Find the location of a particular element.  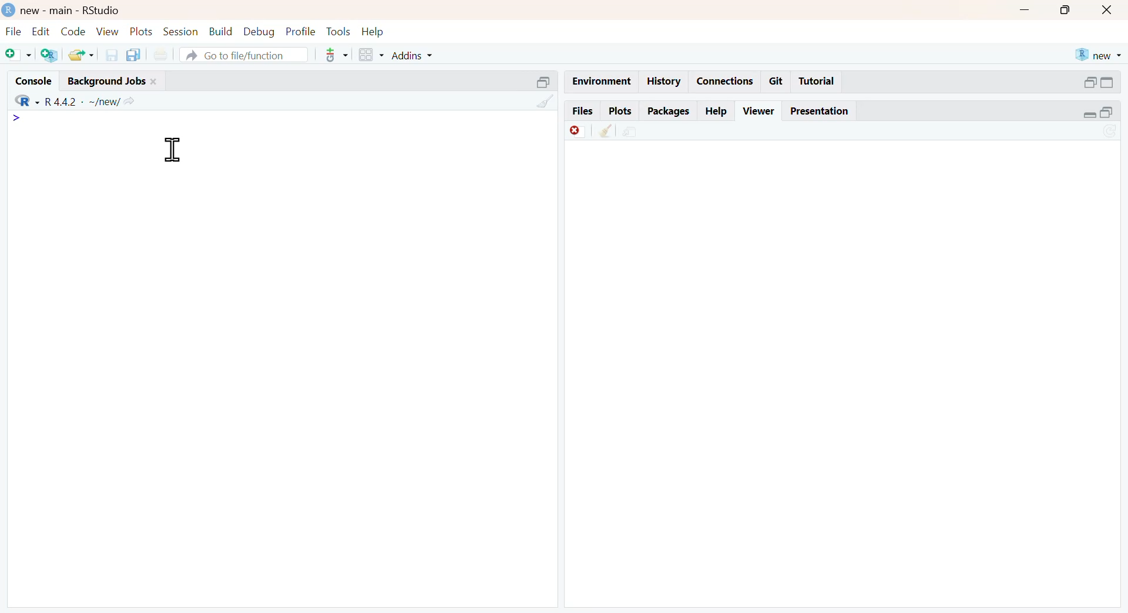

tools is located at coordinates (340, 31).